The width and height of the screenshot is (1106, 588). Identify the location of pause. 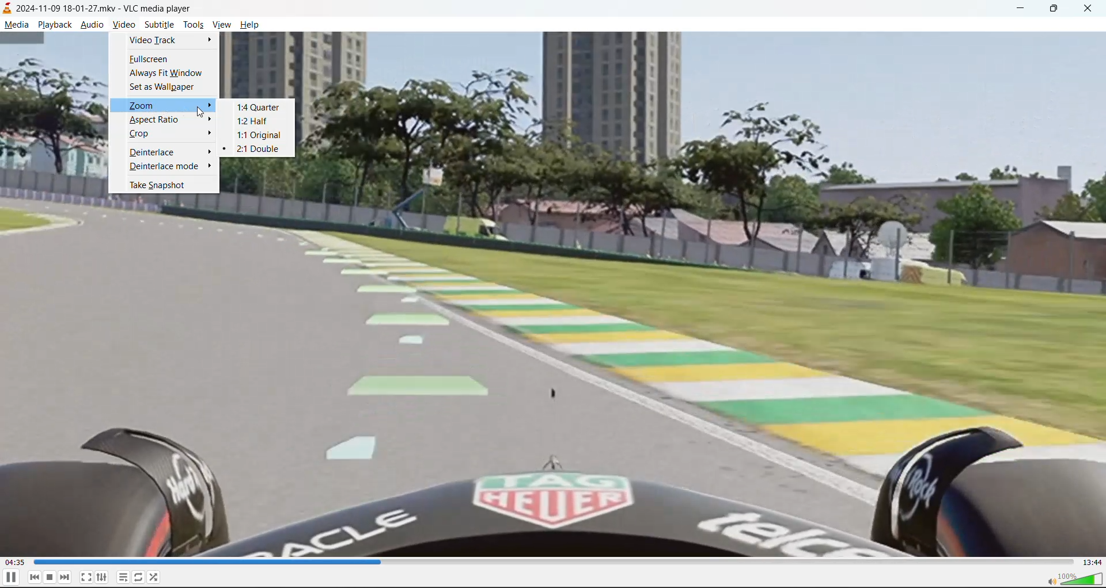
(13, 578).